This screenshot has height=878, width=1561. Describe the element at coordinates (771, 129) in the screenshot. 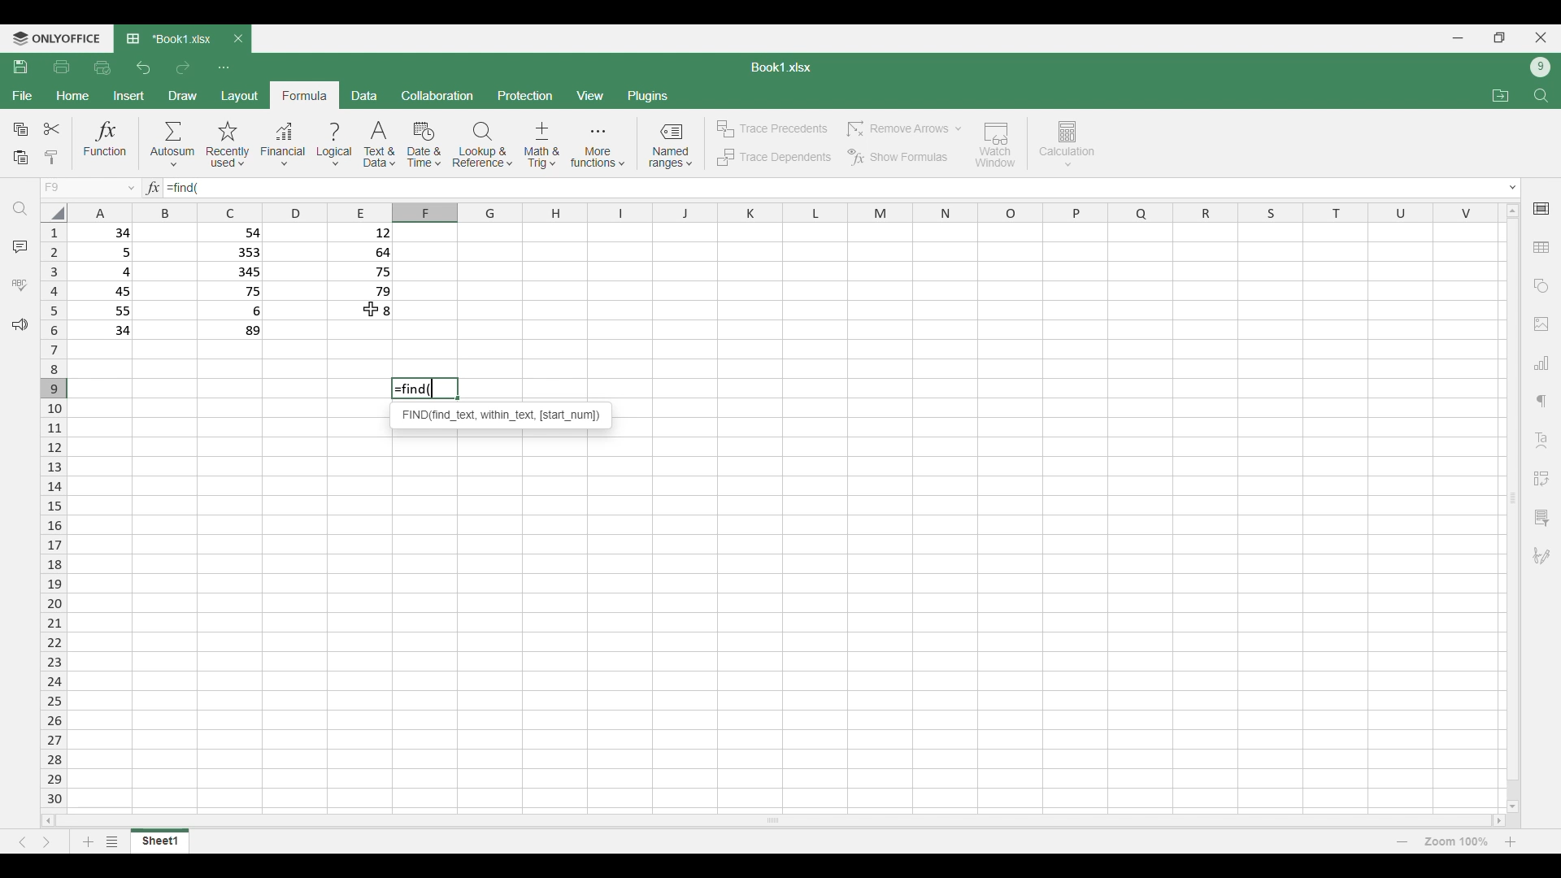

I see `Trace precedents` at that location.